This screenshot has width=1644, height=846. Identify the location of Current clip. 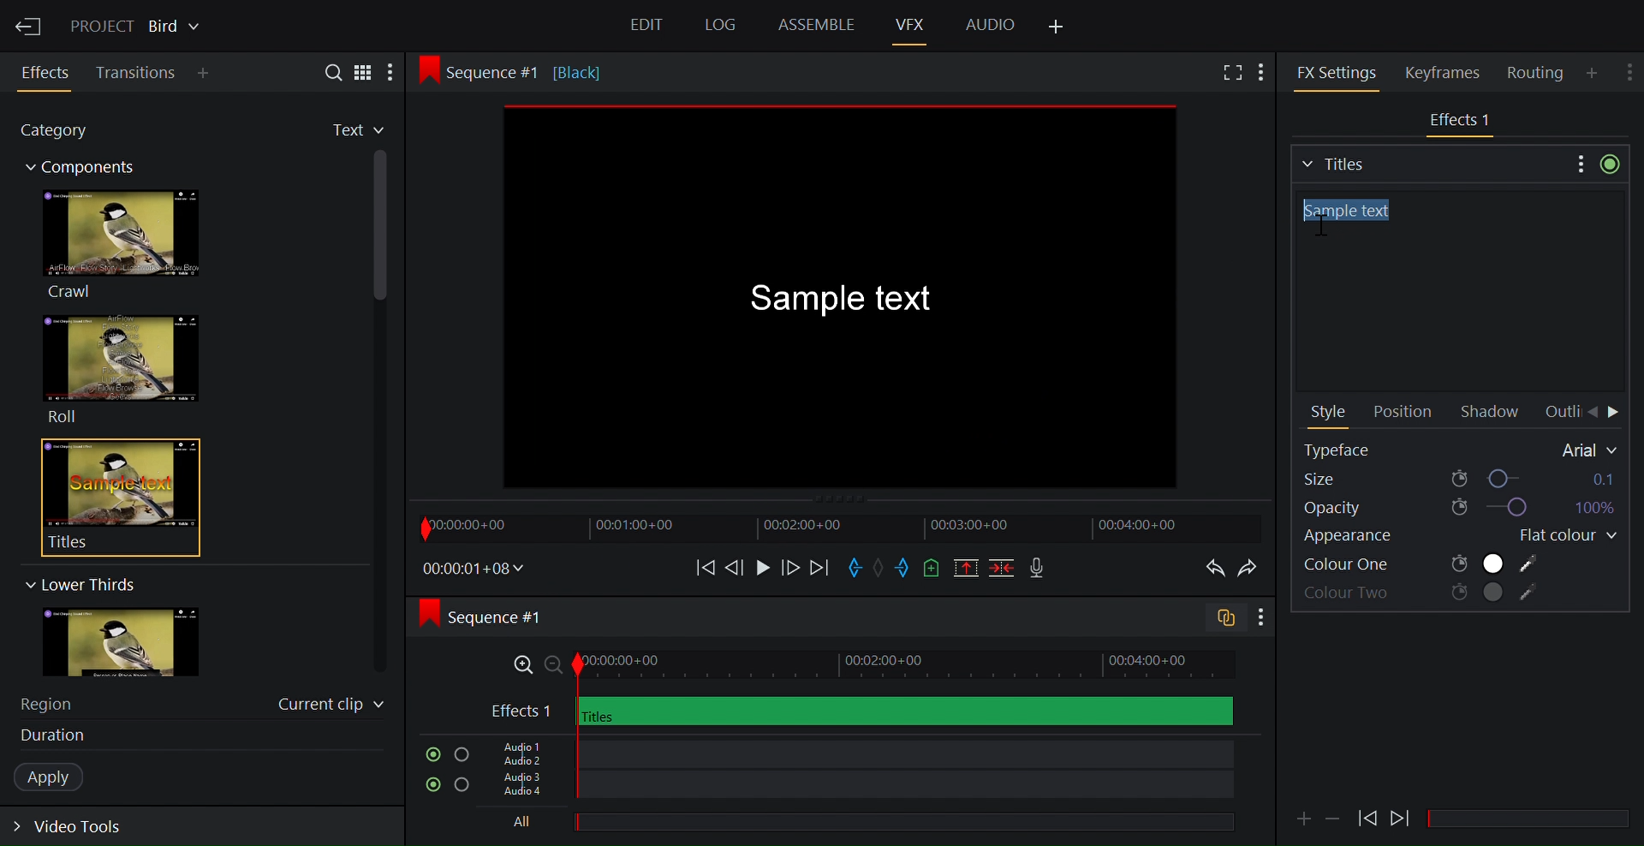
(331, 707).